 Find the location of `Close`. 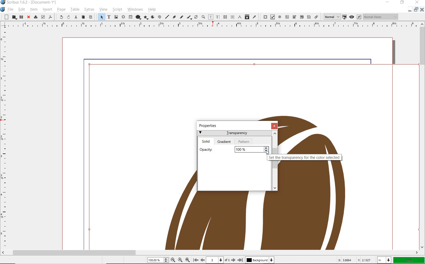

Close is located at coordinates (422, 9).